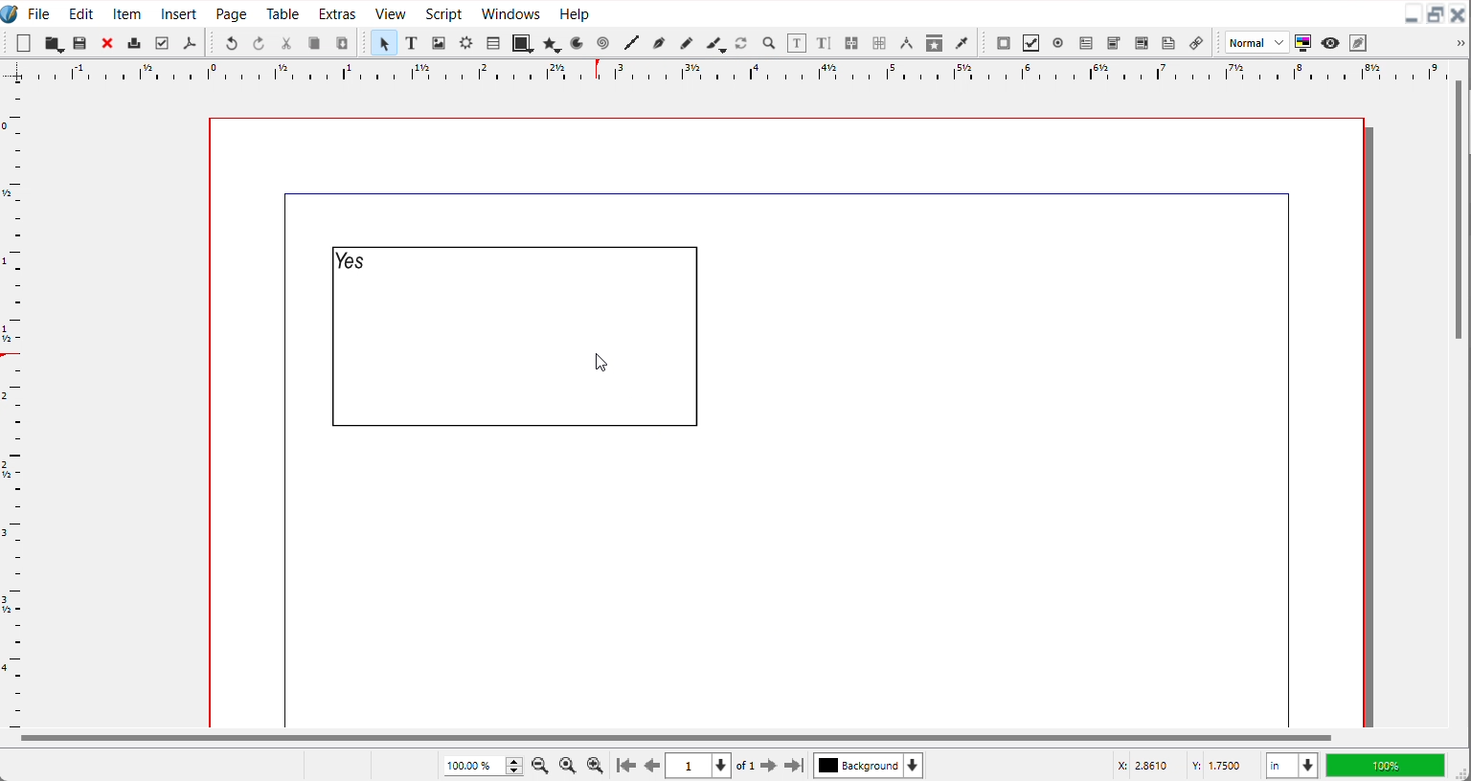  Describe the element at coordinates (631, 43) in the screenshot. I see `Line` at that location.